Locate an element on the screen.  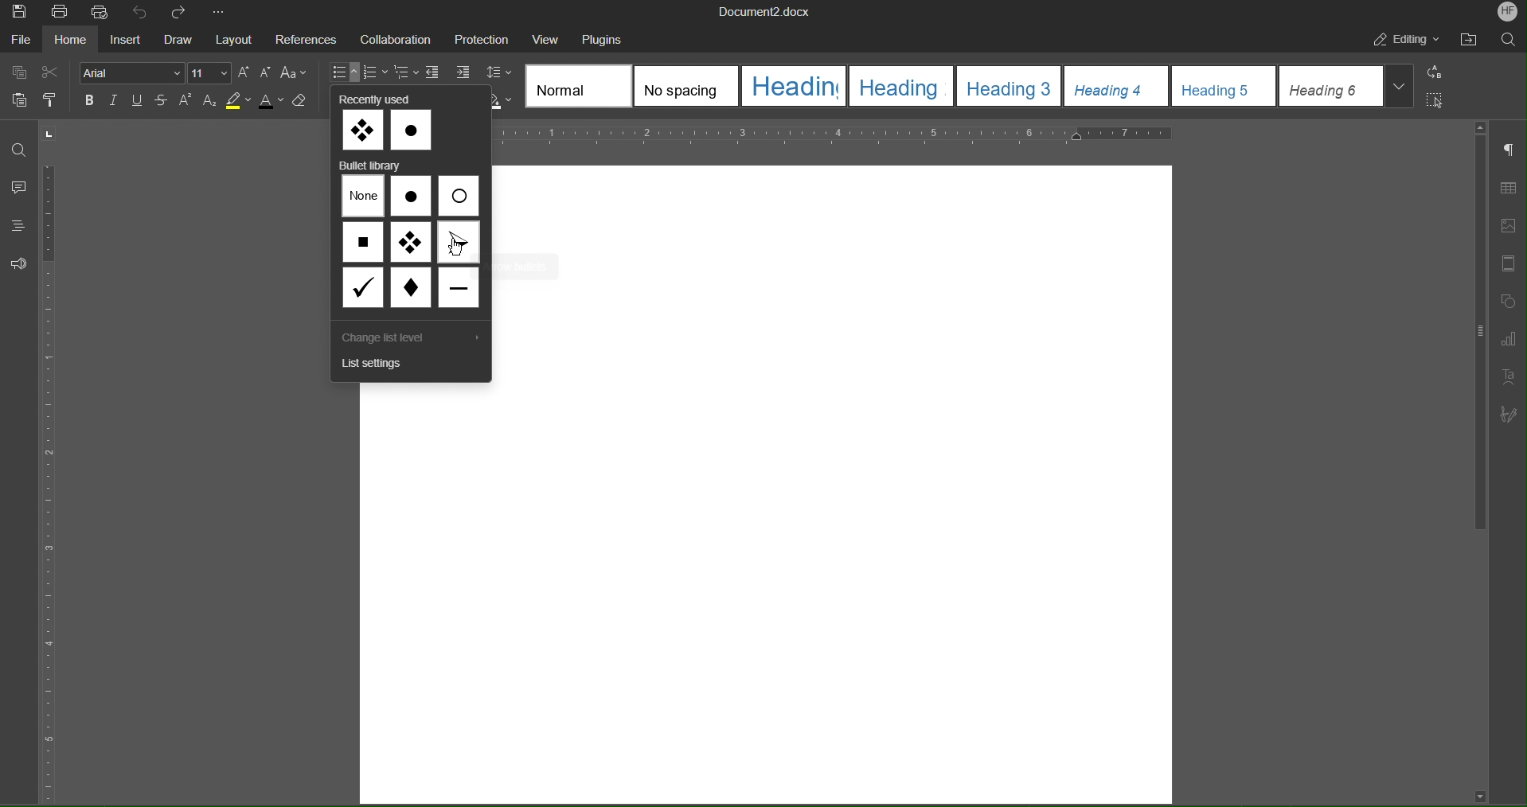
Recently Used is located at coordinates (389, 125).